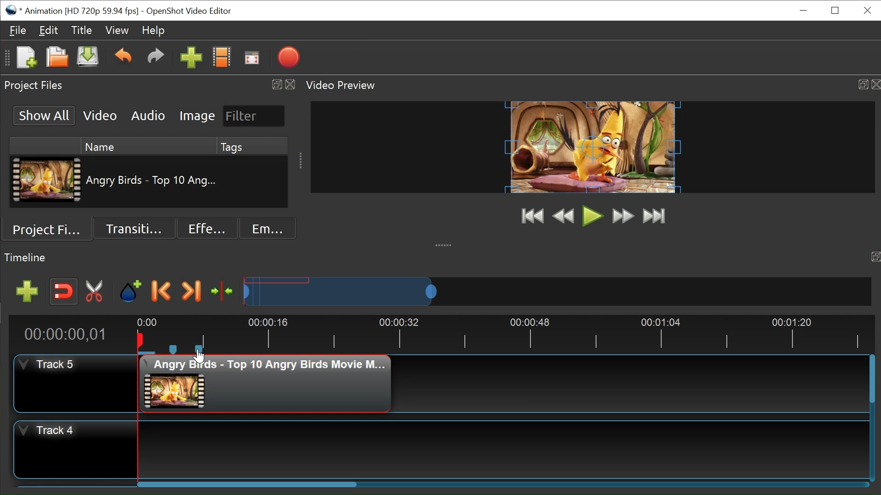 Image resolution: width=881 pixels, height=495 pixels. I want to click on OpenShot Desktop Icon, so click(12, 11).